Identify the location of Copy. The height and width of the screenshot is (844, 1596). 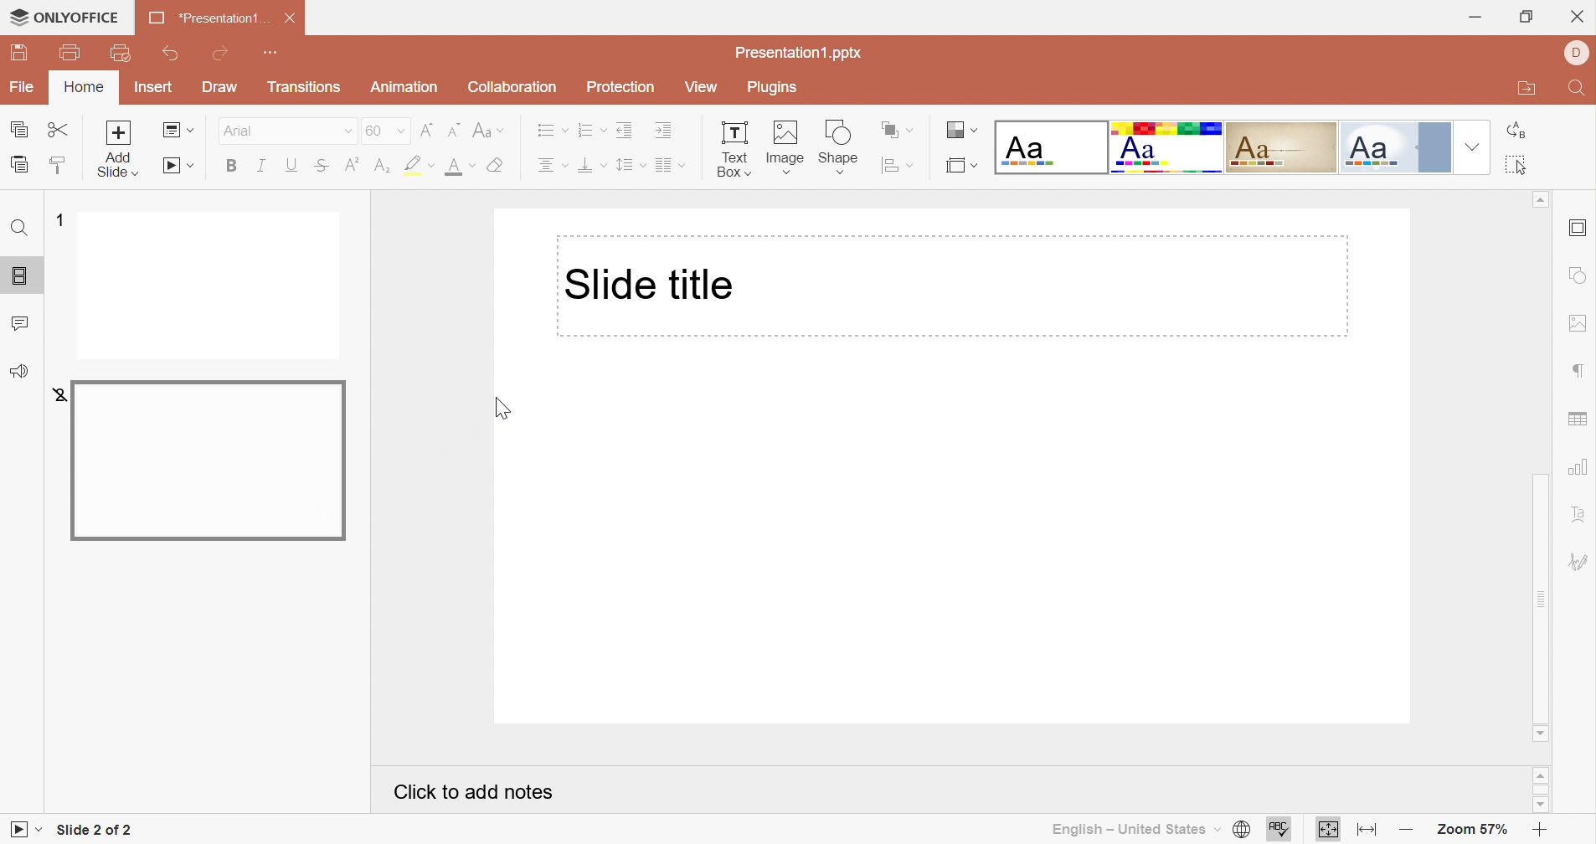
(18, 128).